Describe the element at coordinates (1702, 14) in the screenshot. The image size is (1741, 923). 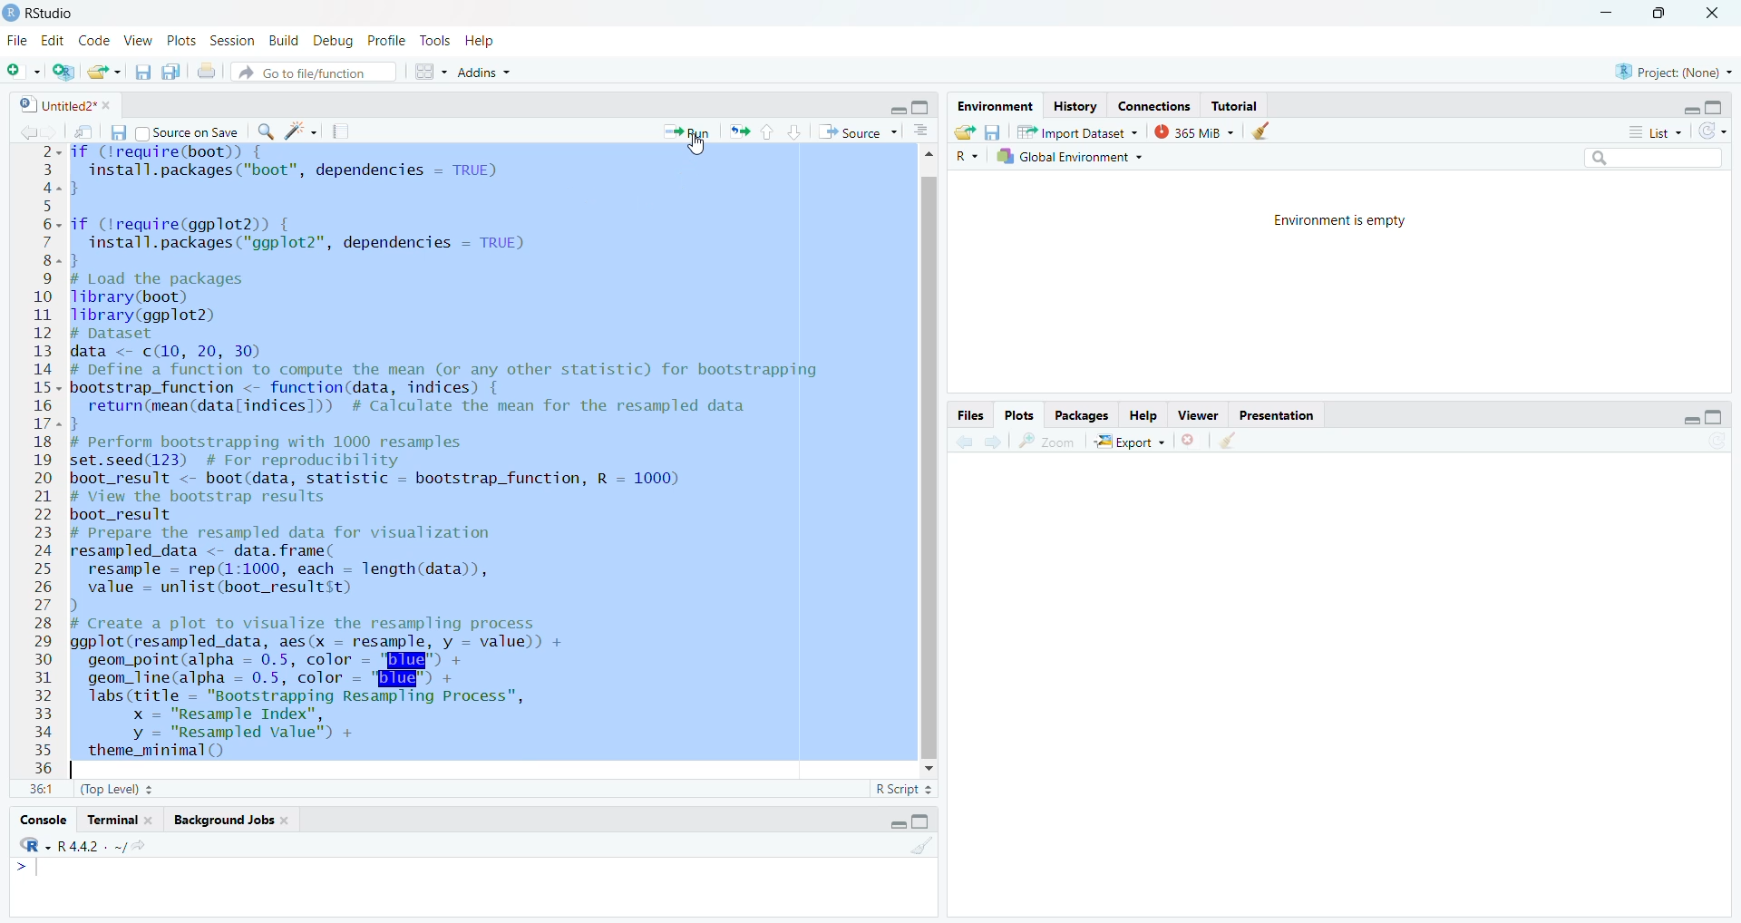
I see `close` at that location.